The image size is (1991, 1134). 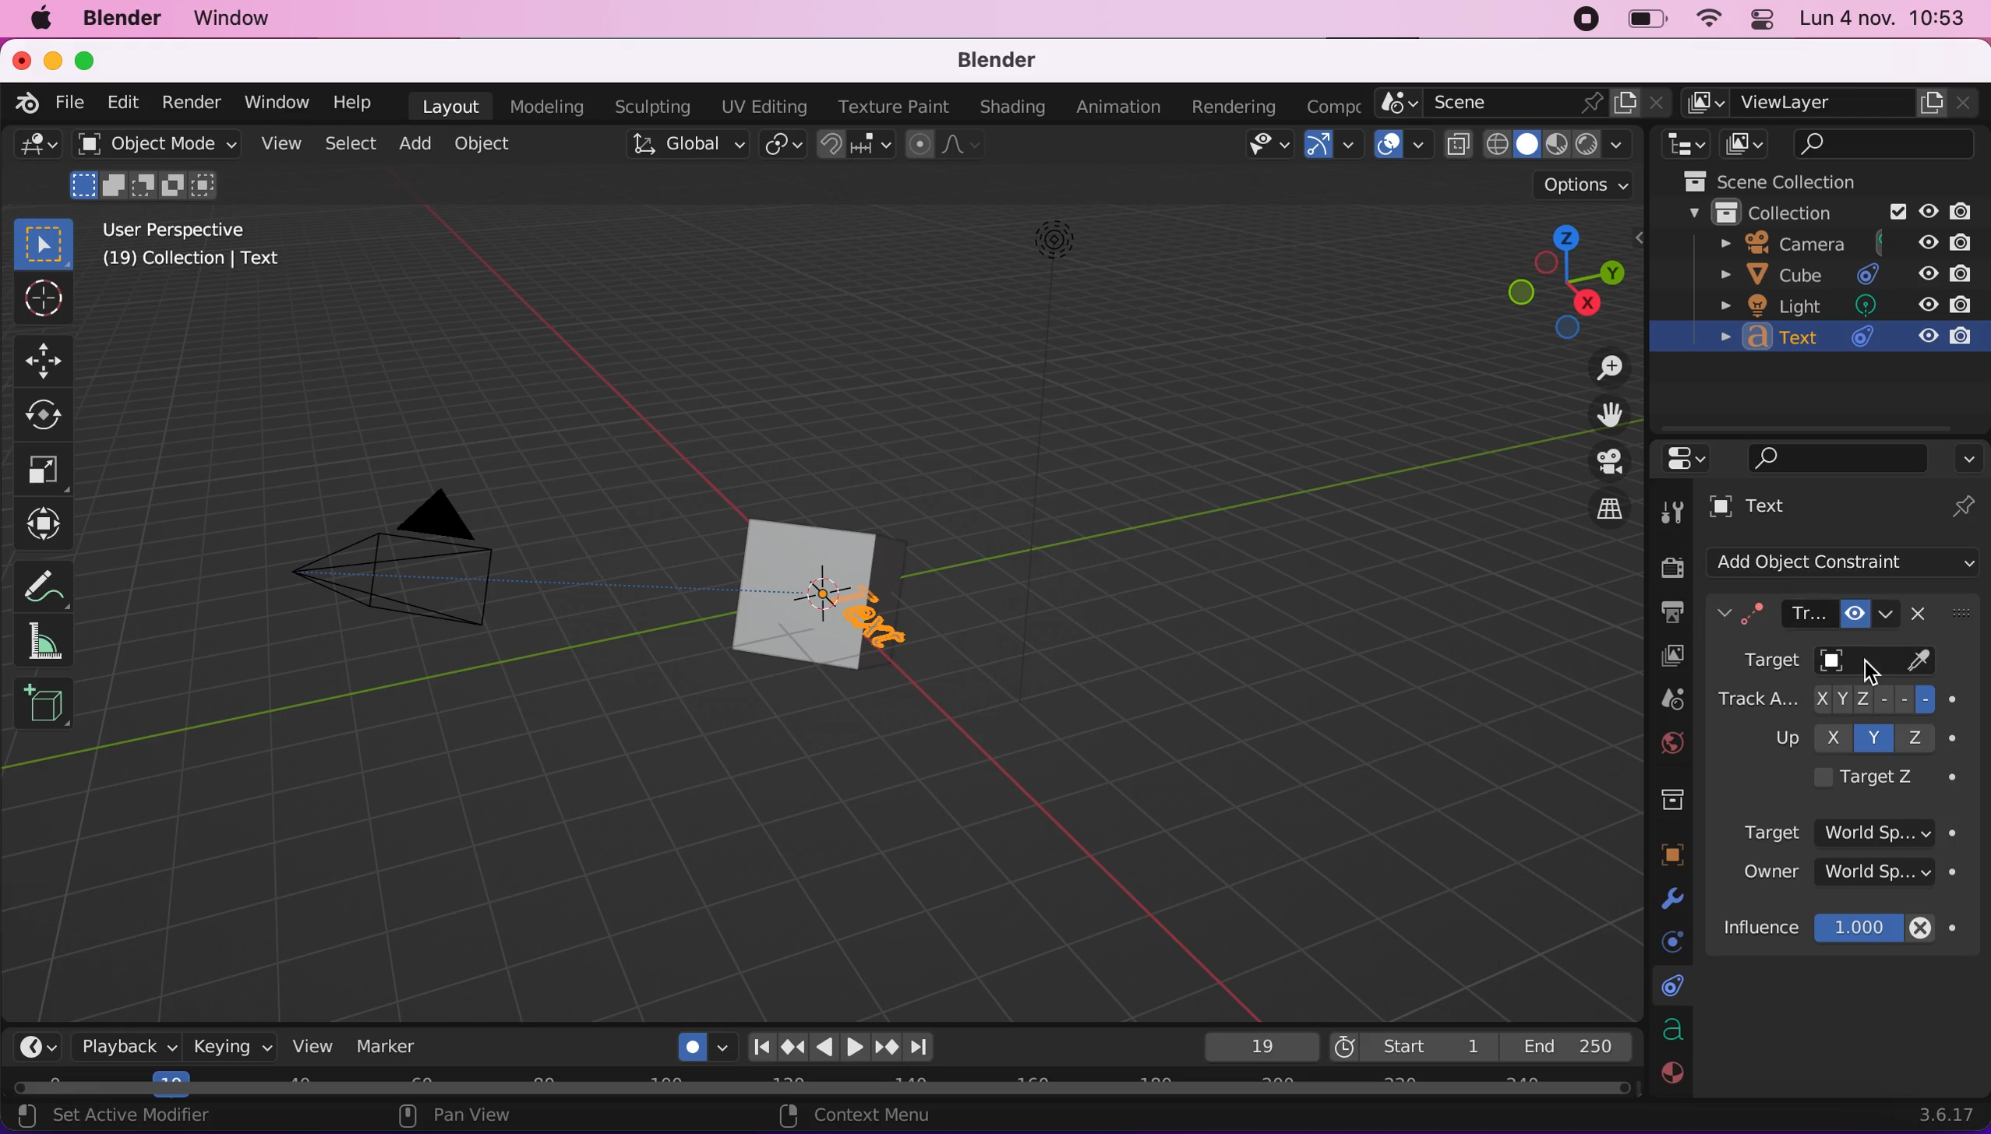 What do you see at coordinates (1122, 107) in the screenshot?
I see `animation` at bounding box center [1122, 107].